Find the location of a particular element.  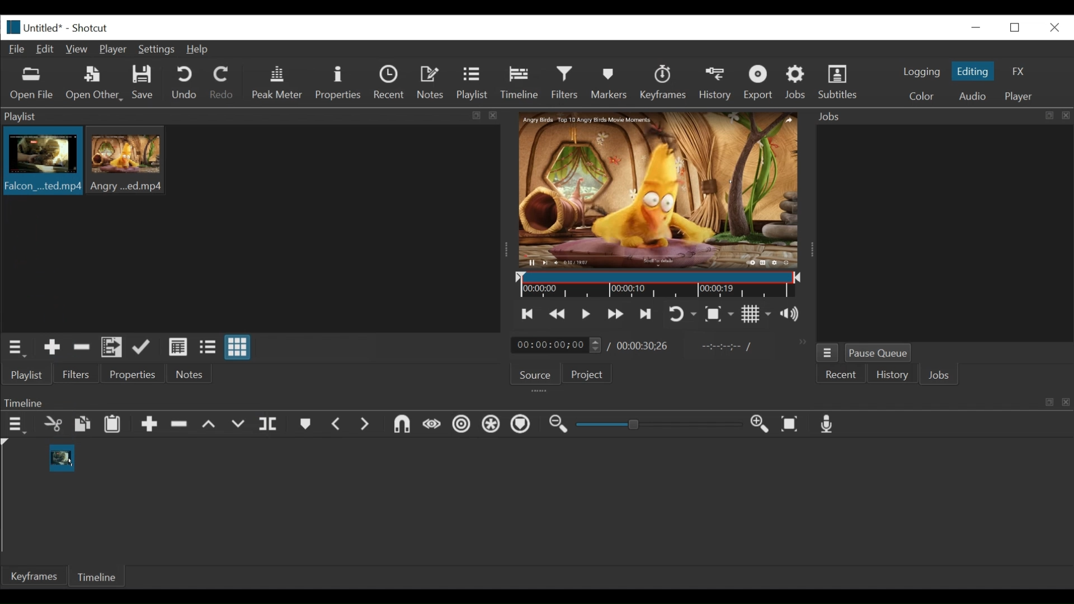

Remove cut is located at coordinates (181, 426).